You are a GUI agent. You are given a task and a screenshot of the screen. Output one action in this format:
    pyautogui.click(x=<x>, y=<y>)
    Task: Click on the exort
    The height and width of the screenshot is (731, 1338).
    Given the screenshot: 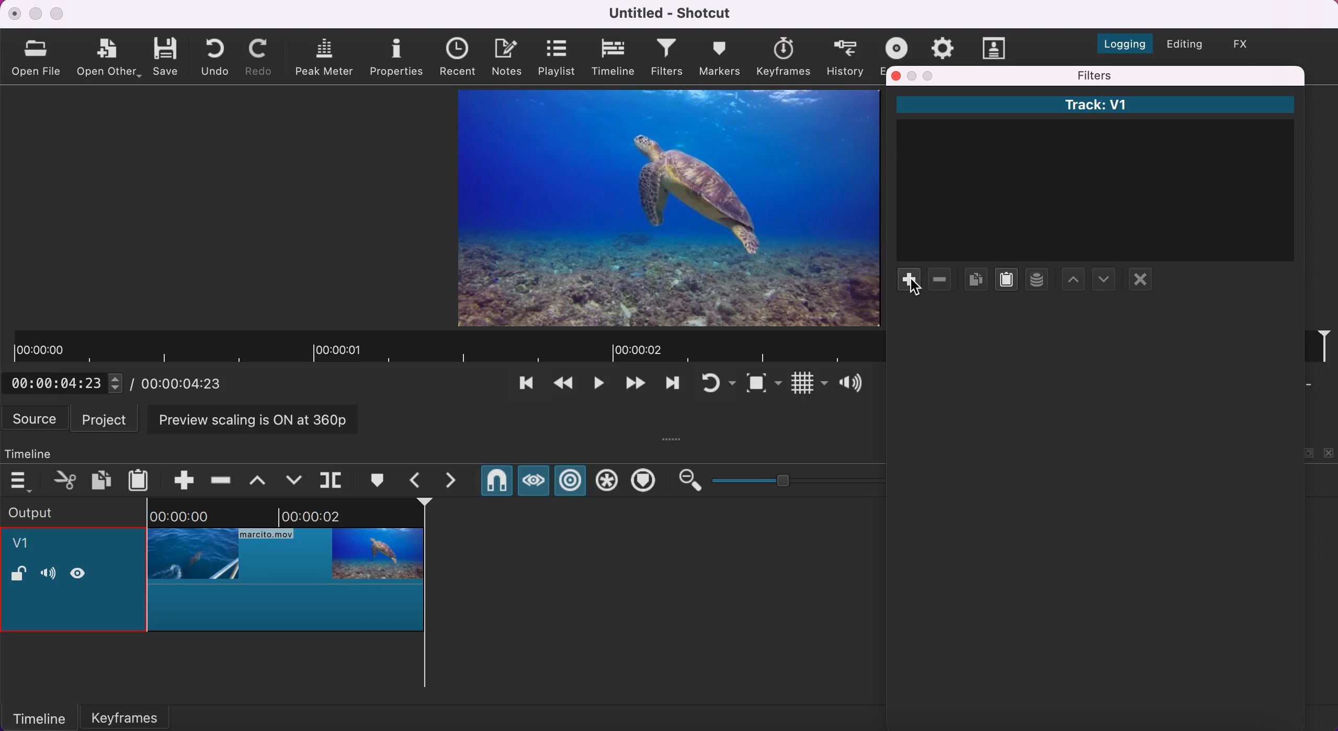 What is the action you would take?
    pyautogui.click(x=900, y=46)
    